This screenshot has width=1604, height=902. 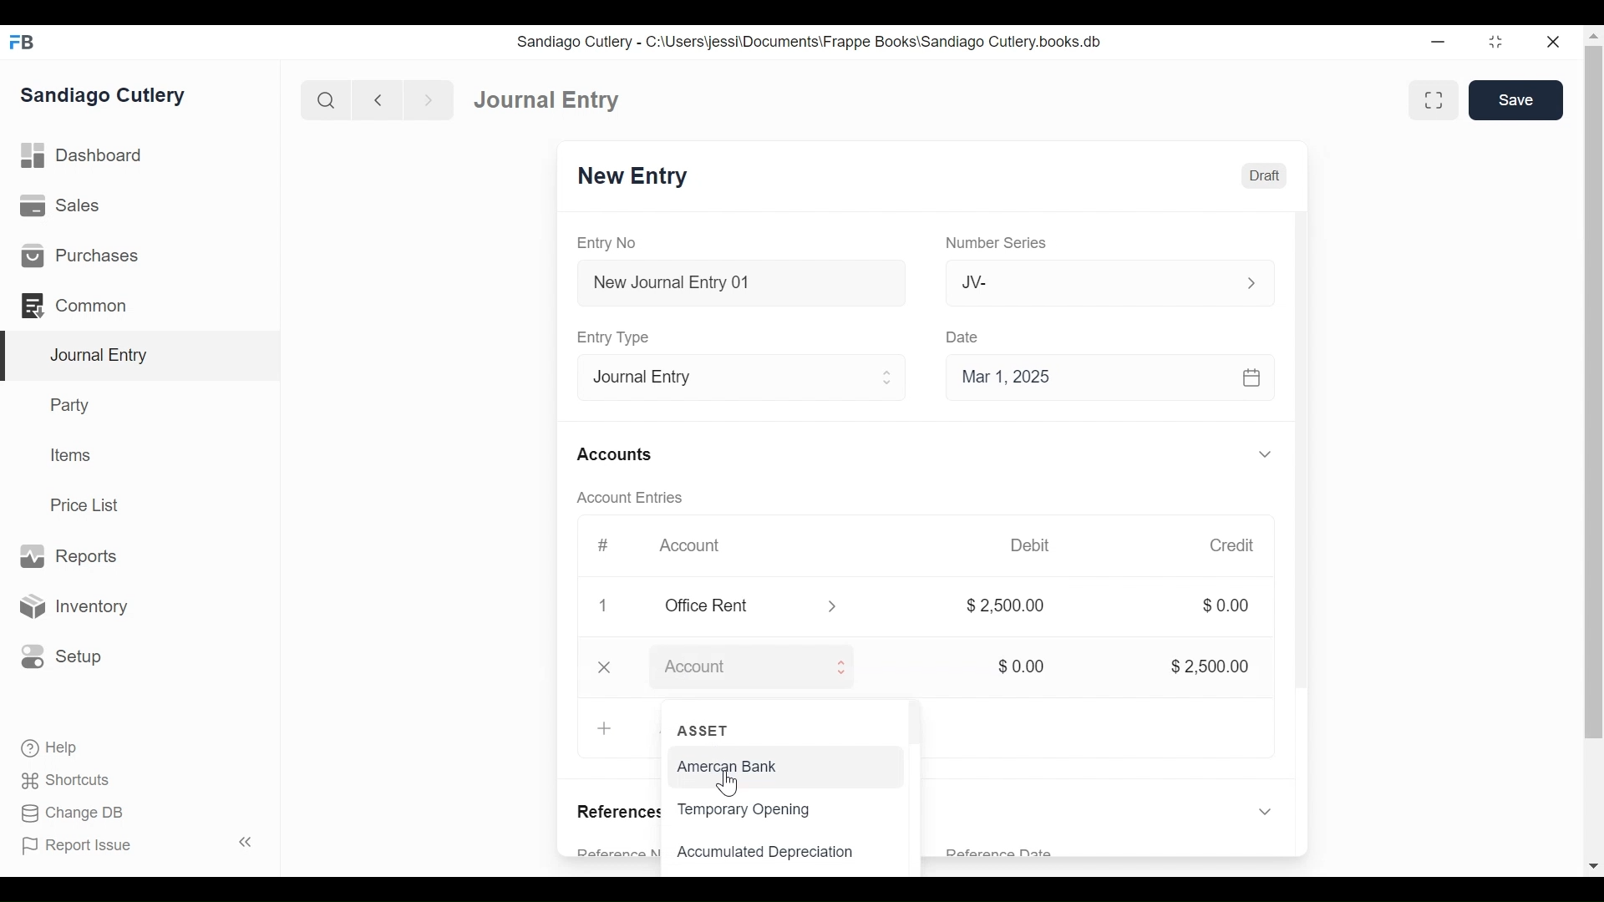 I want to click on Purchases, so click(x=140, y=254).